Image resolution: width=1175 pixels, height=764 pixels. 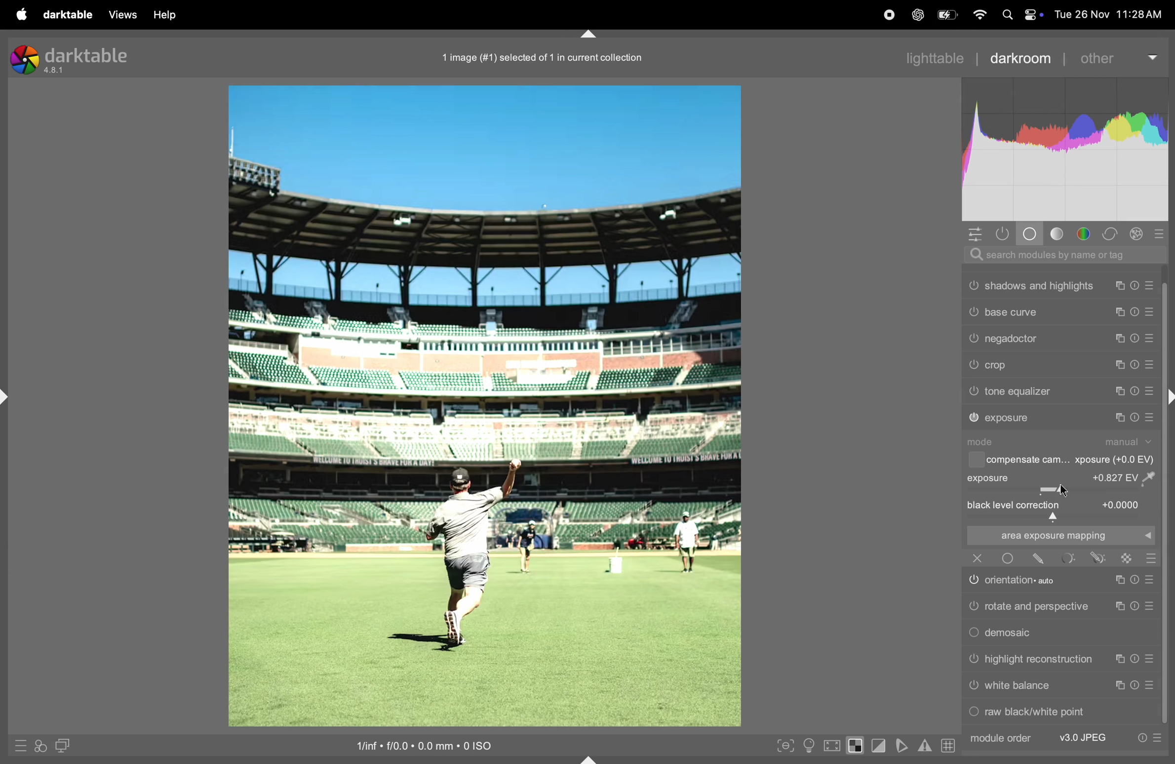 What do you see at coordinates (903, 745) in the screenshot?
I see `soften` at bounding box center [903, 745].